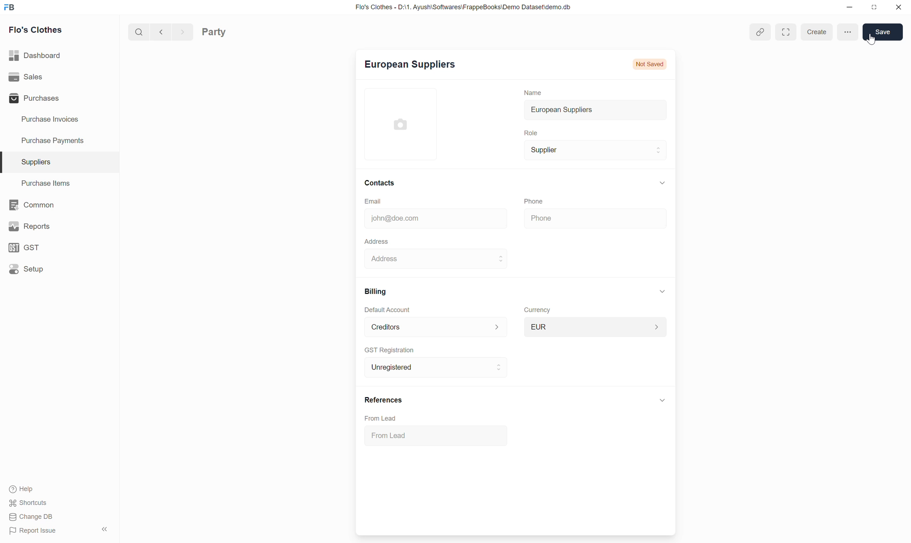  What do you see at coordinates (35, 162) in the screenshot?
I see `suppliers` at bounding box center [35, 162].